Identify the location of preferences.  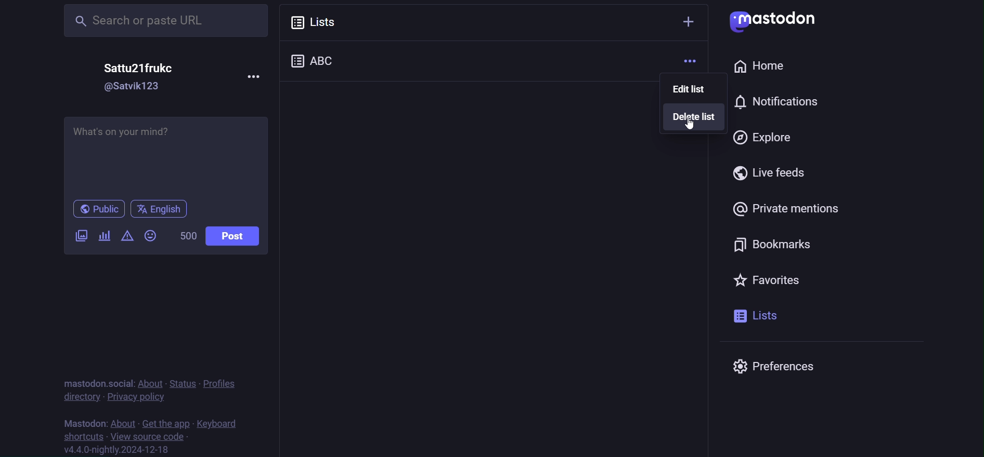
(783, 367).